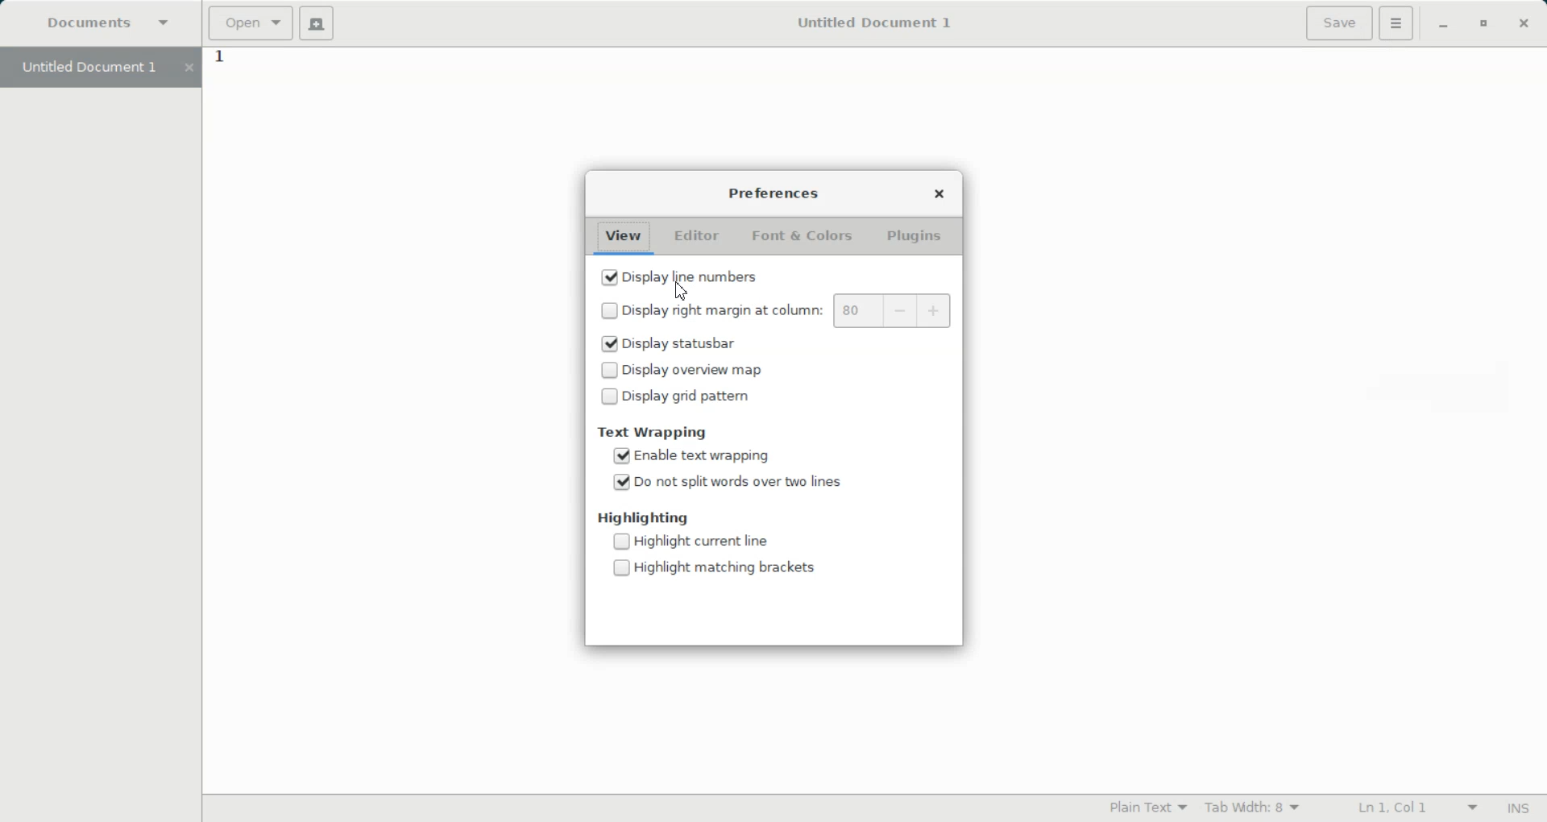 This screenshot has height=822, width=1547. I want to click on Line Column, so click(1408, 808).